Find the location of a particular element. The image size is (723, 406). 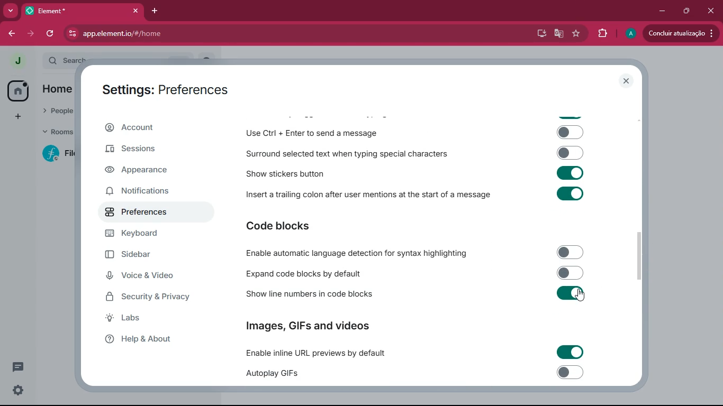

settings is located at coordinates (18, 390).